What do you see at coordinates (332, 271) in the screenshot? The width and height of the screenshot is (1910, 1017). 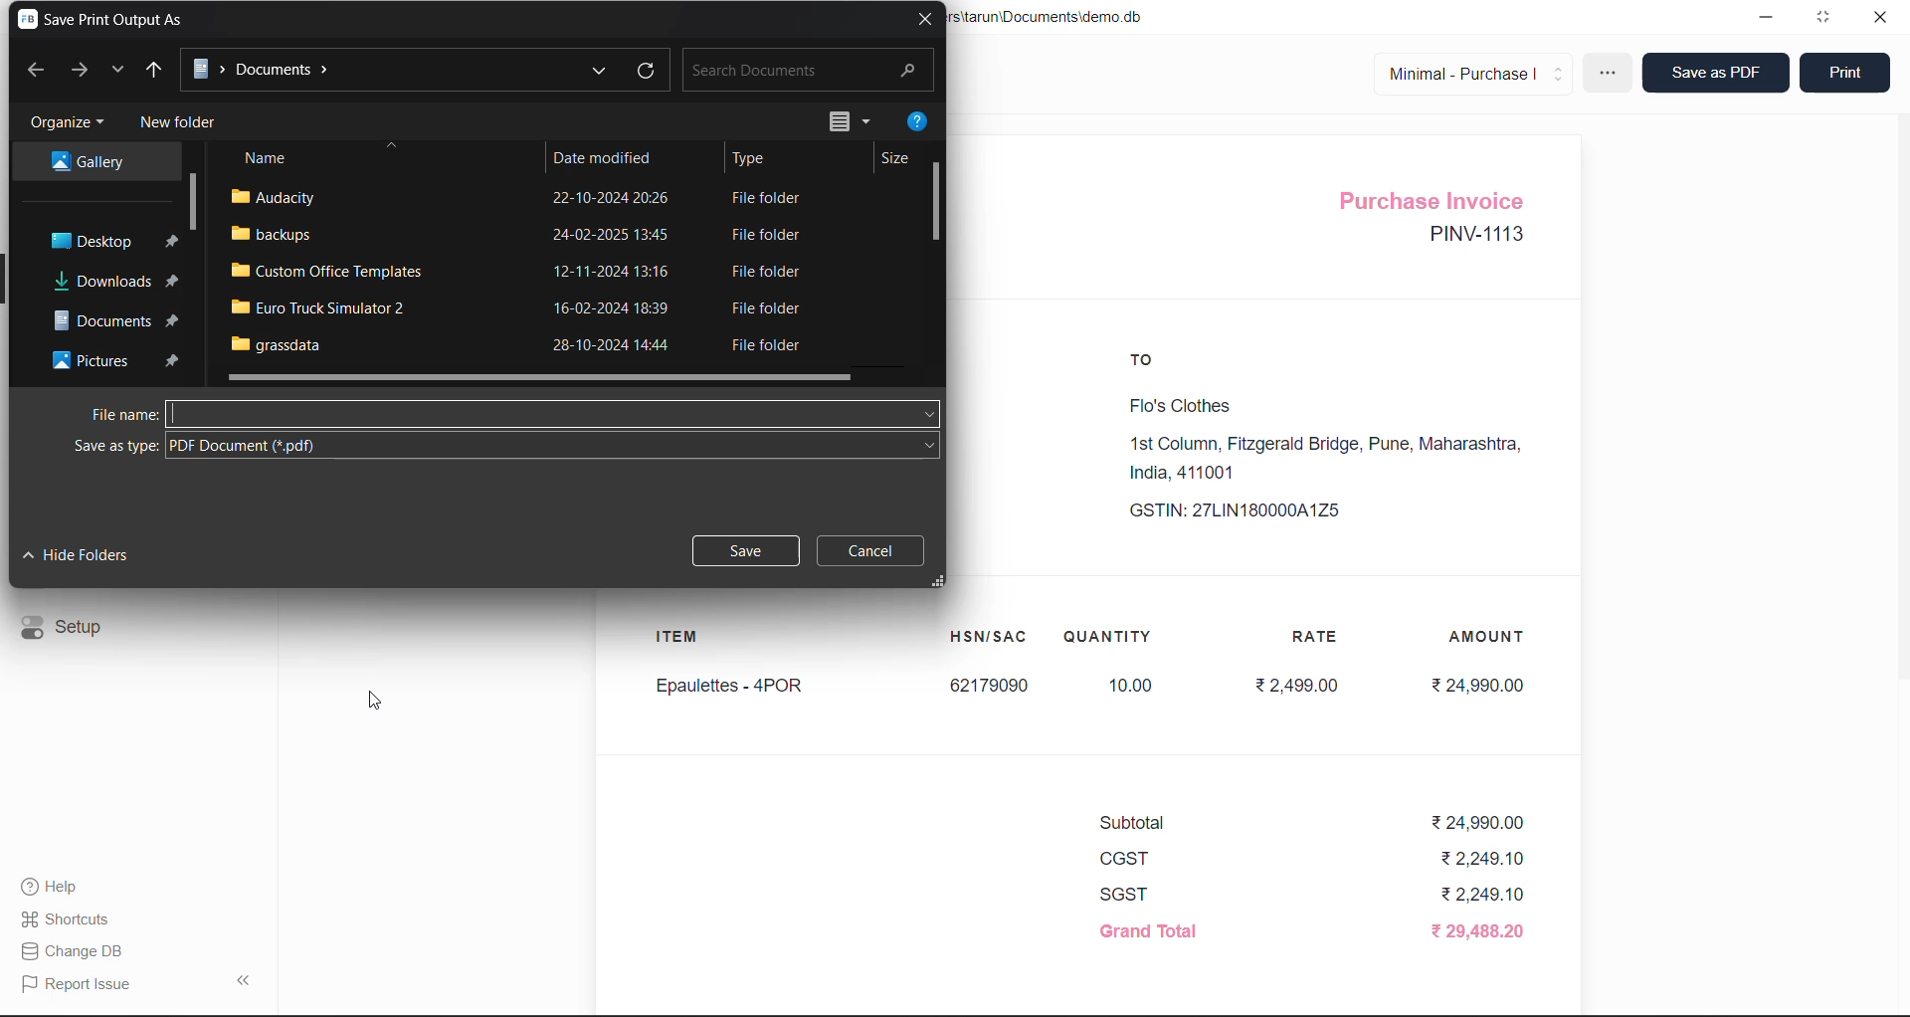 I see `Custom Office Templates` at bounding box center [332, 271].